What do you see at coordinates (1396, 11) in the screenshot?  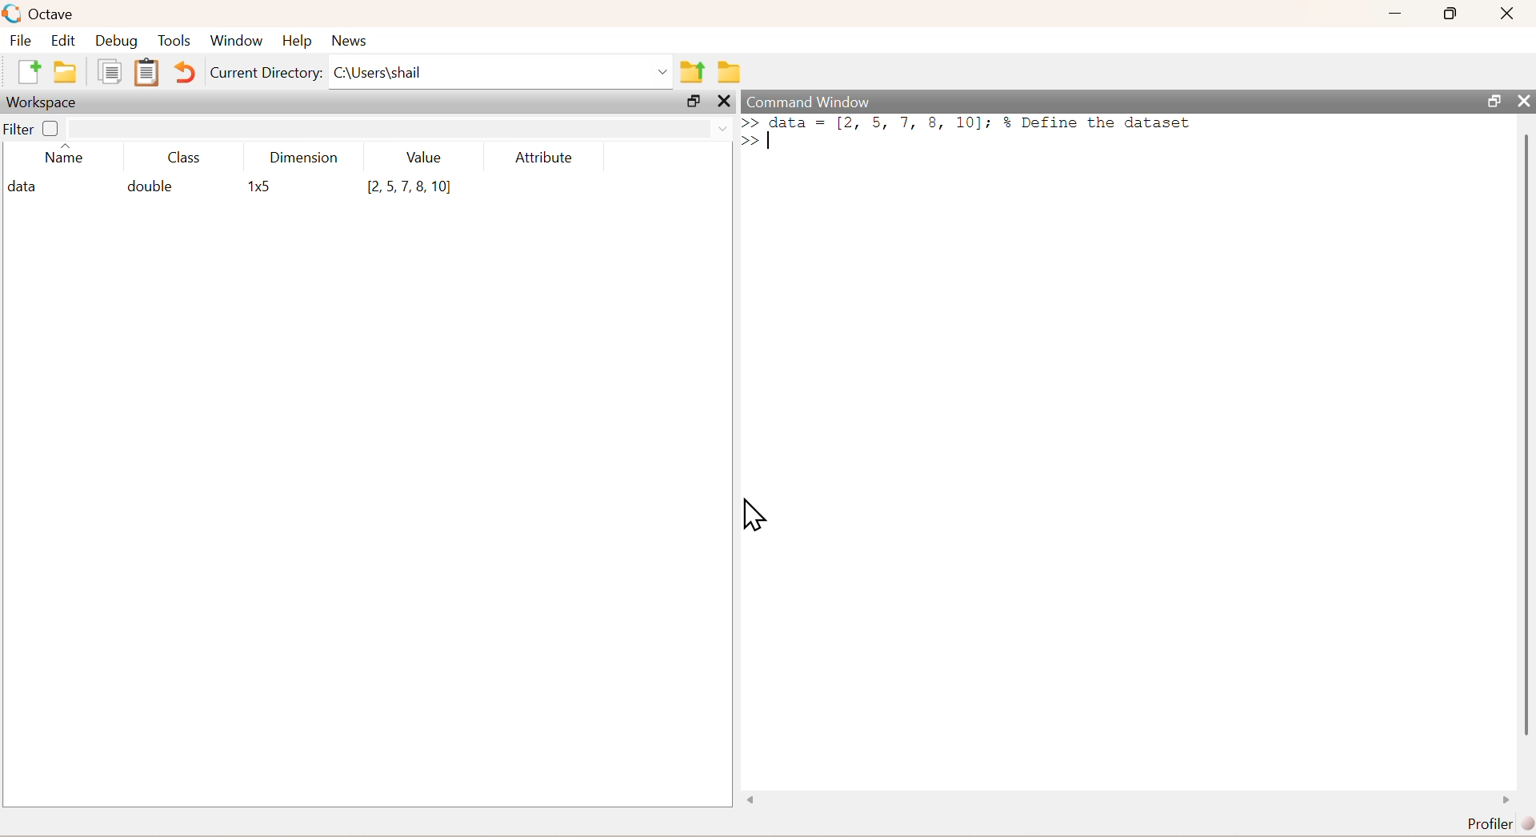 I see `minimise` at bounding box center [1396, 11].